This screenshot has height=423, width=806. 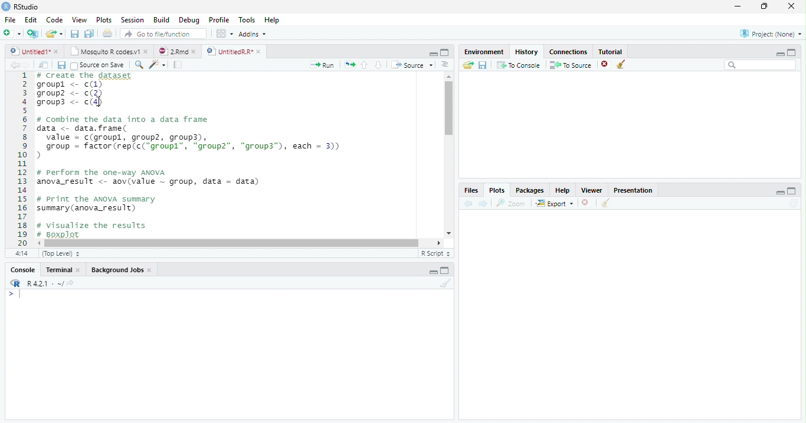 What do you see at coordinates (22, 158) in the screenshot?
I see `1` at bounding box center [22, 158].